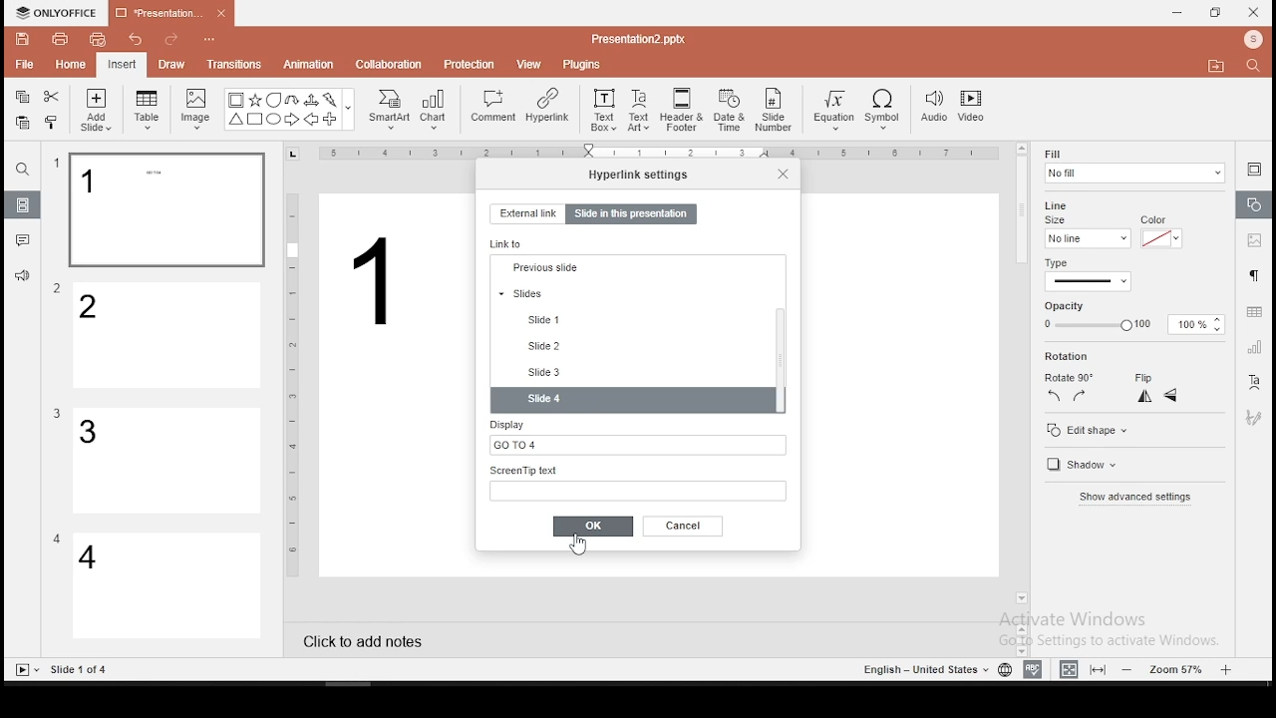 This screenshot has width=1276, height=718. I want to click on , so click(57, 538).